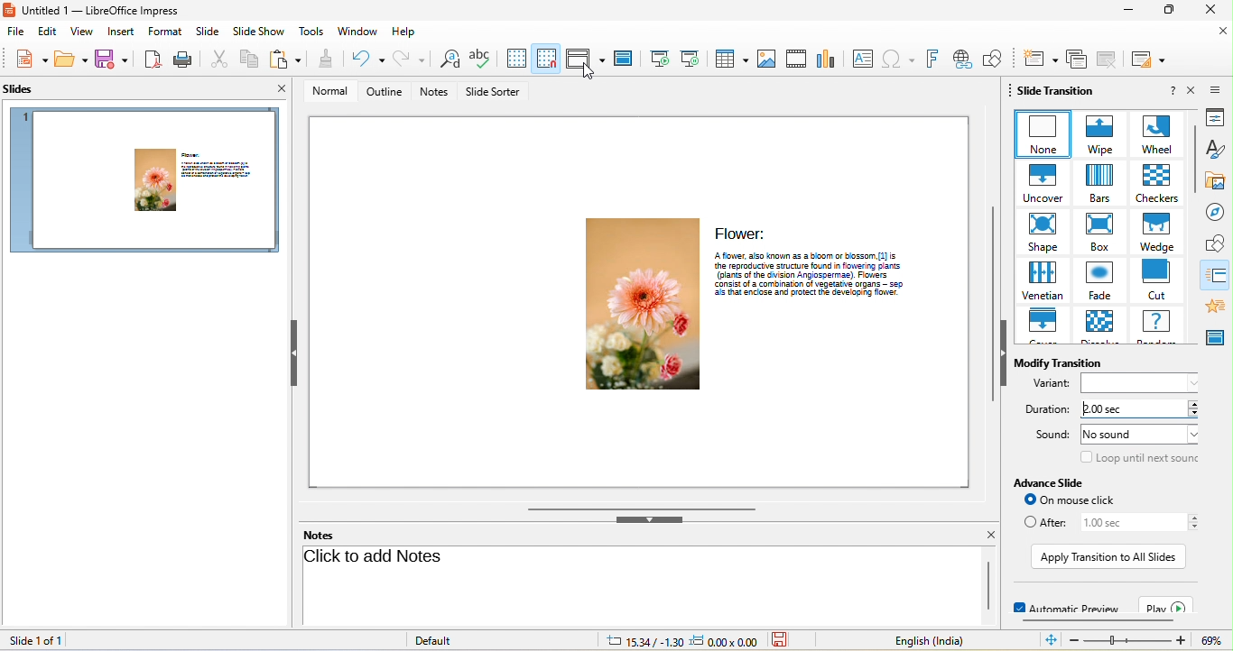  Describe the element at coordinates (990, 535) in the screenshot. I see `close notes` at that location.